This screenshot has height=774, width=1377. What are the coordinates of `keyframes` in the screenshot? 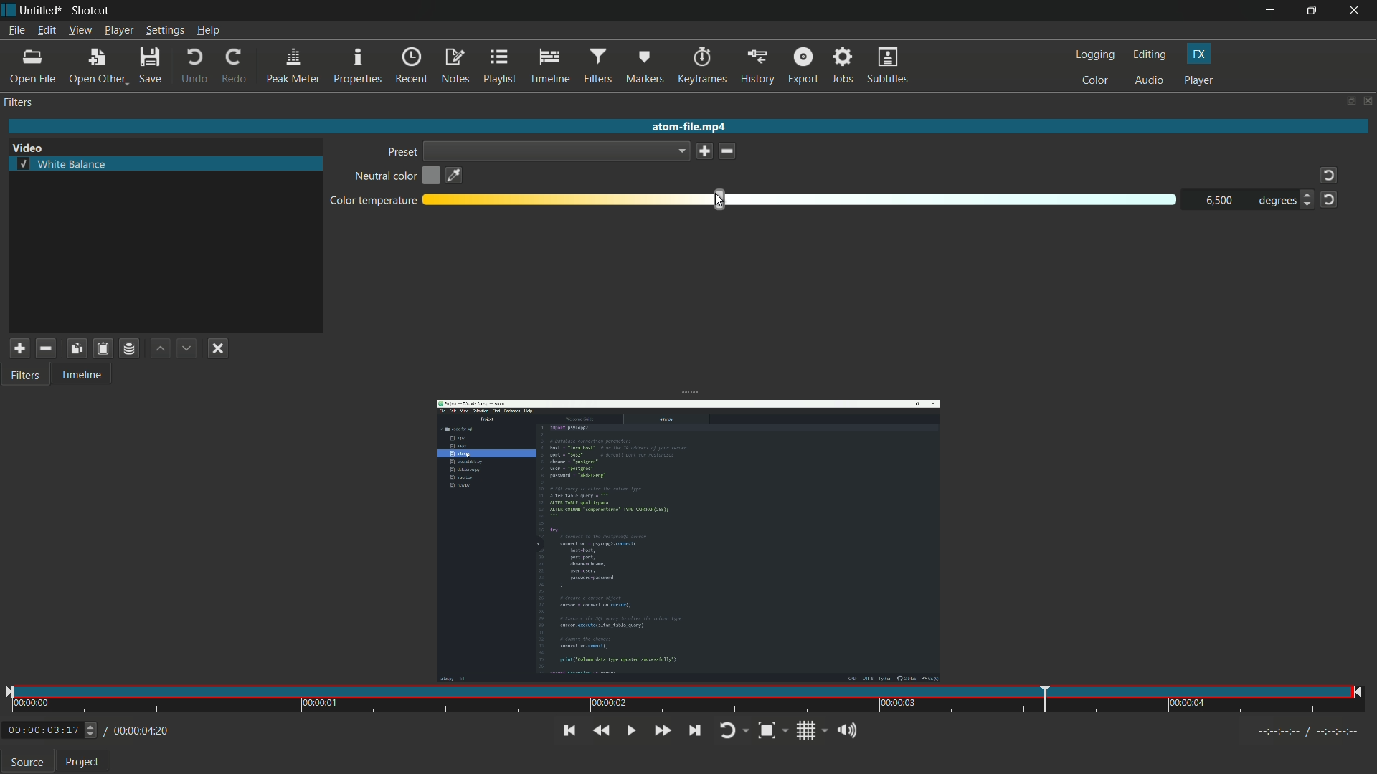 It's located at (703, 65).